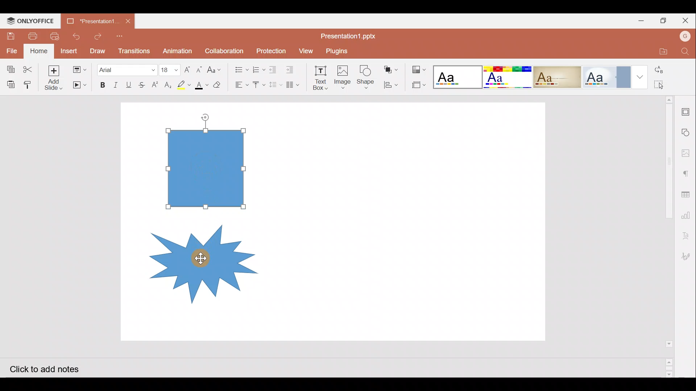  What do you see at coordinates (133, 49) in the screenshot?
I see `Transitions` at bounding box center [133, 49].